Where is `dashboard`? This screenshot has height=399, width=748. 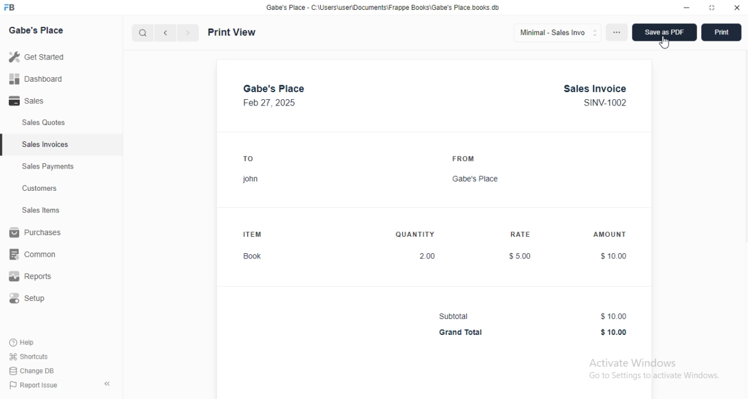 dashboard is located at coordinates (36, 79).